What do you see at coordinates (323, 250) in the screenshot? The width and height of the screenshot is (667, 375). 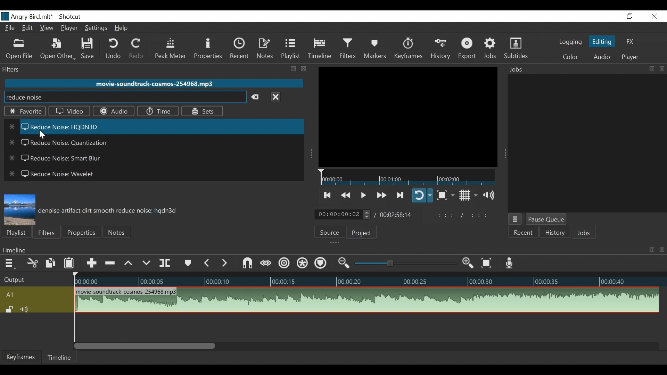 I see `Timeline menu` at bounding box center [323, 250].